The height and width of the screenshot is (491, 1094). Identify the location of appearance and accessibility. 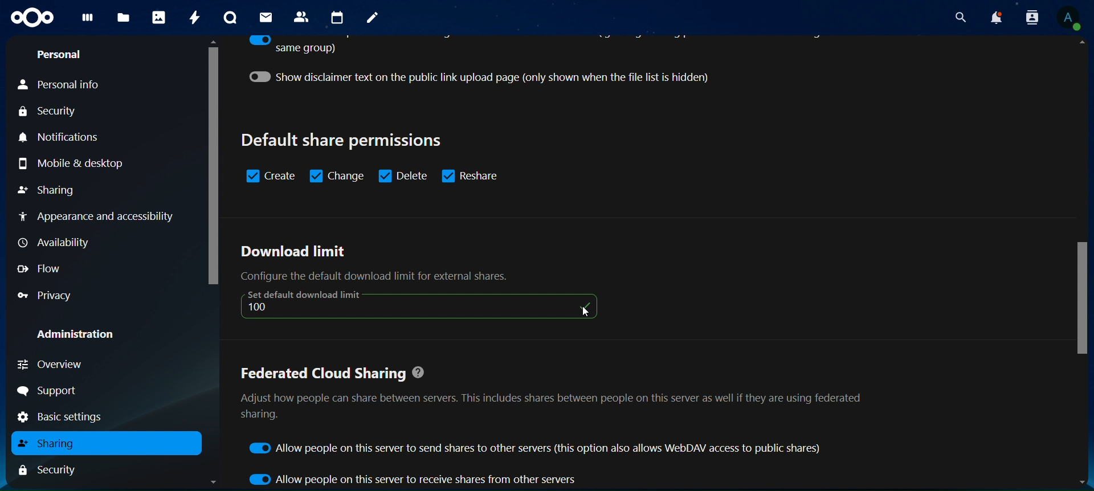
(97, 217).